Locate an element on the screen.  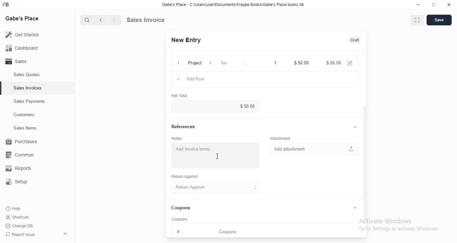
scroll bar is located at coordinates (365, 162).